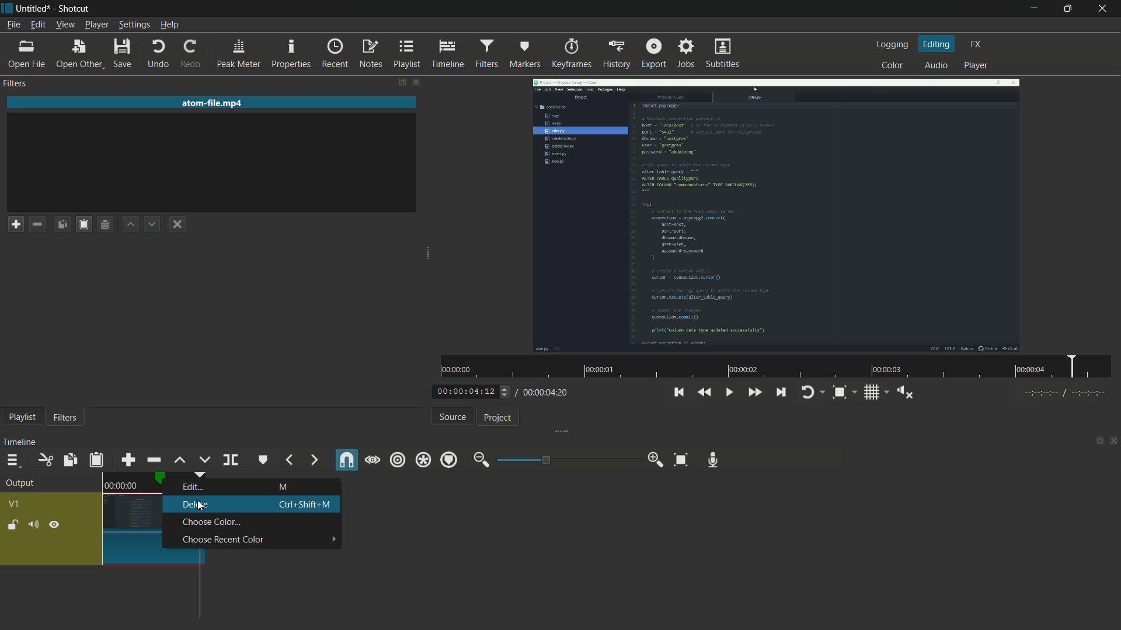 This screenshot has width=1121, height=630. Describe the element at coordinates (346, 460) in the screenshot. I see `snap` at that location.